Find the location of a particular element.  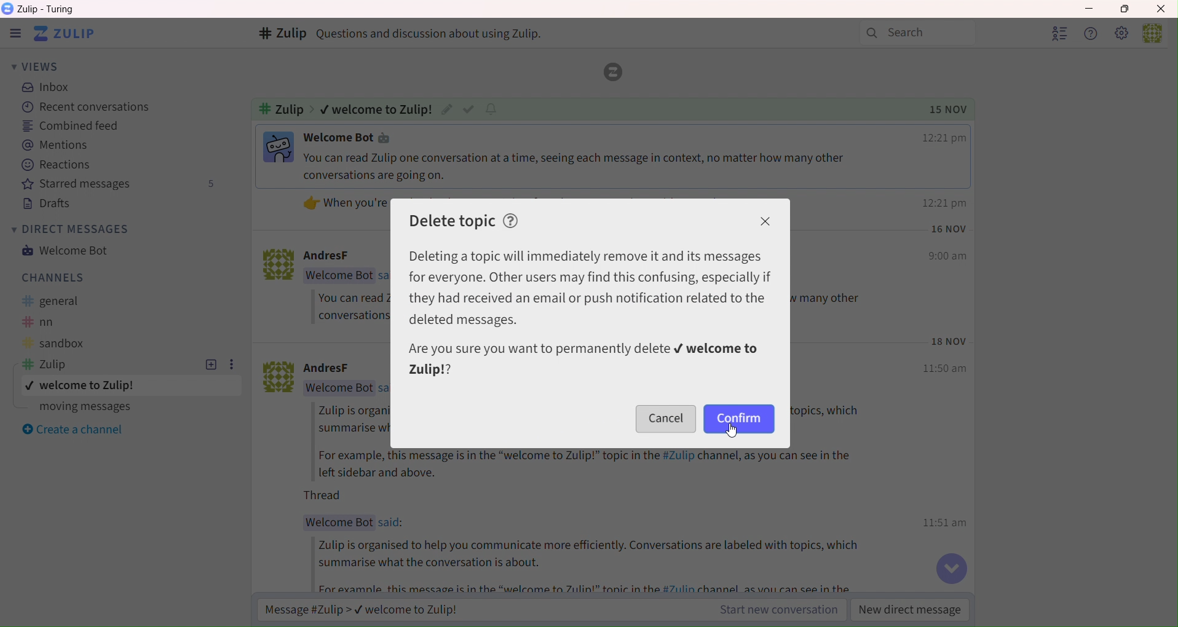

Drafts is located at coordinates (40, 203).